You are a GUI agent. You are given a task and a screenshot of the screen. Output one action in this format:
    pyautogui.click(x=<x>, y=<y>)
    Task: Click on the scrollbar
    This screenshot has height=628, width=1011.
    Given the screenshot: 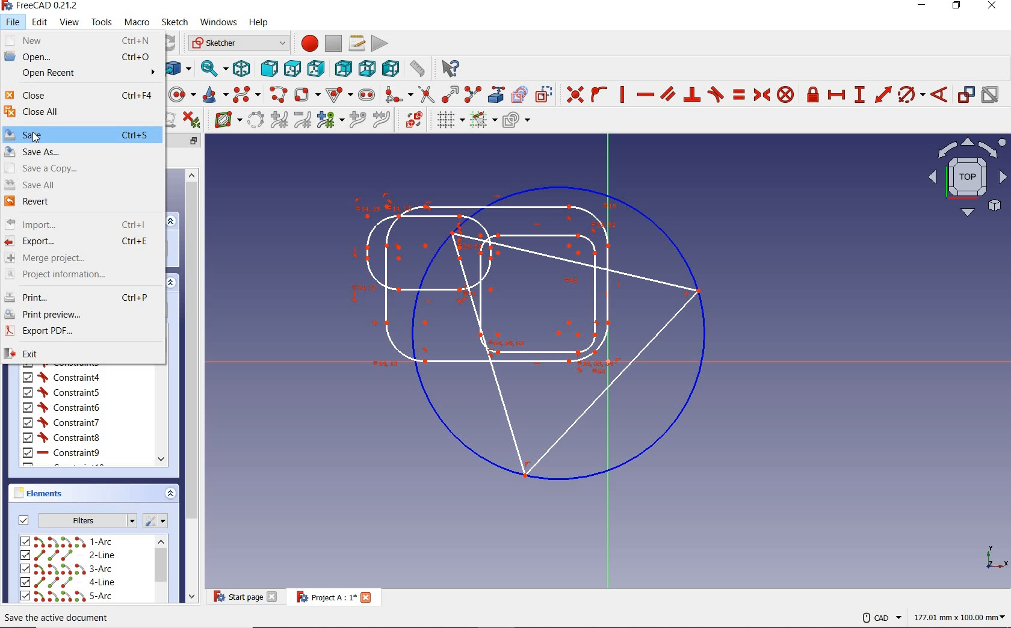 What is the action you would take?
    pyautogui.click(x=191, y=384)
    